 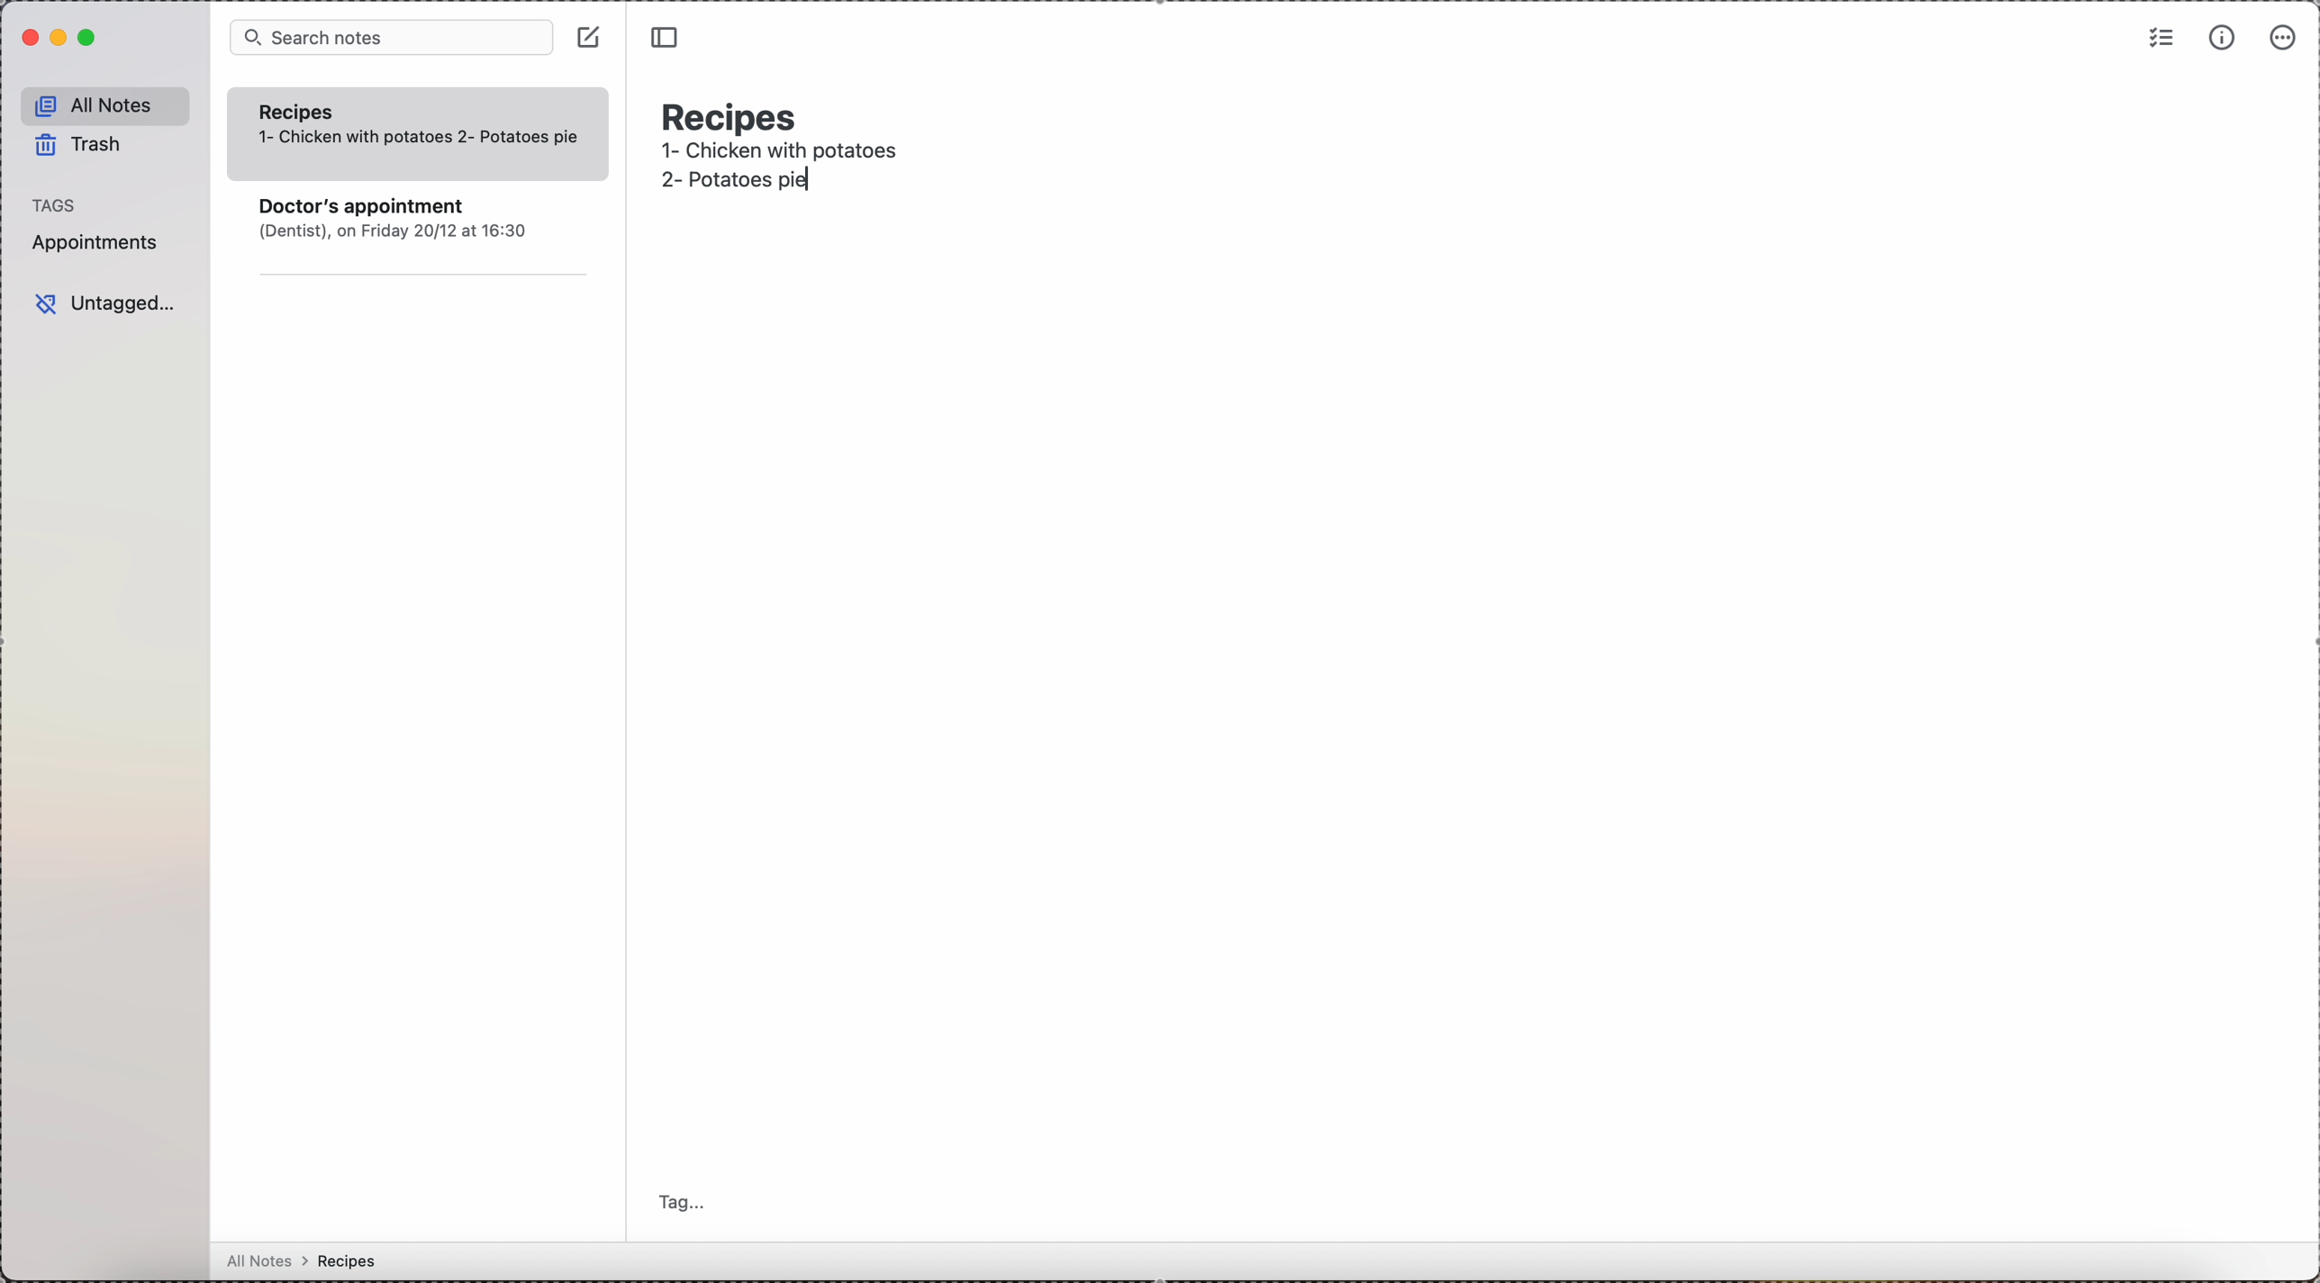 I want to click on minimize, so click(x=59, y=40).